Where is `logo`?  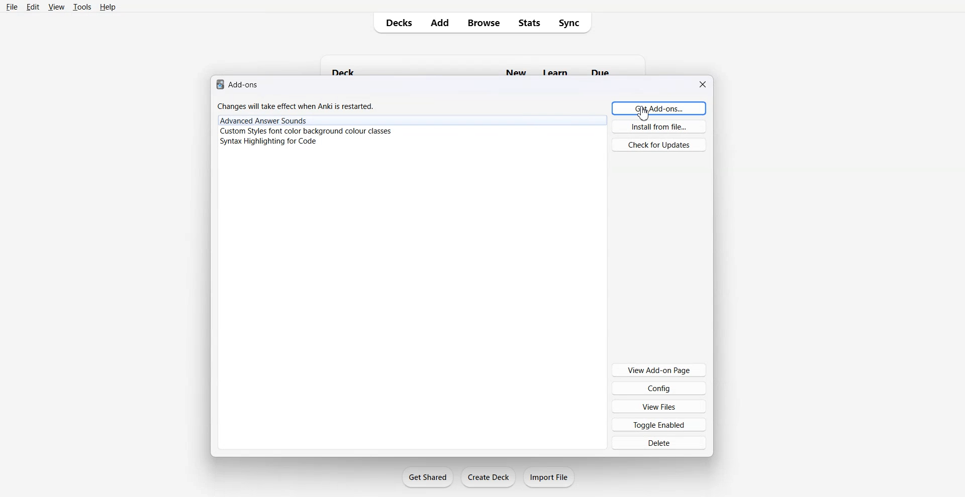
logo is located at coordinates (219, 85).